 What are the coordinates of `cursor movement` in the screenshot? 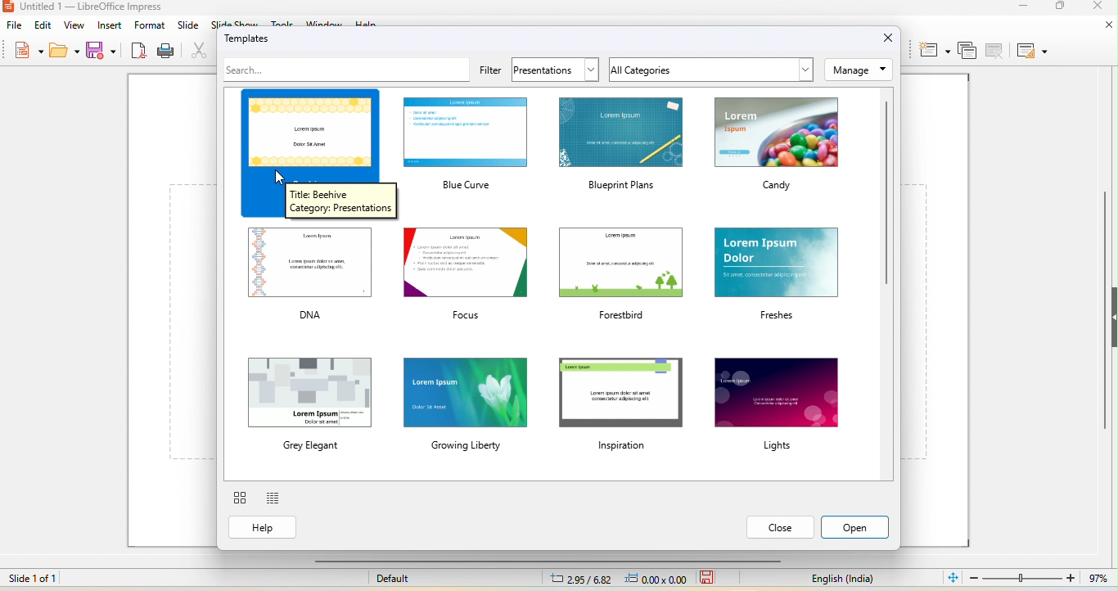 It's located at (279, 177).